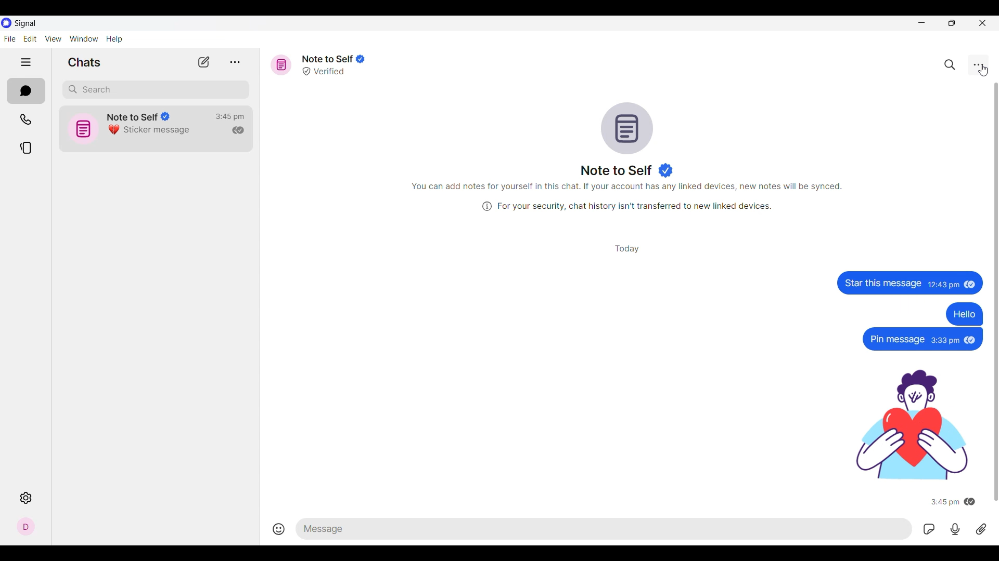 The width and height of the screenshot is (999, 561). Describe the element at coordinates (138, 115) in the screenshot. I see `Note to Self ` at that location.